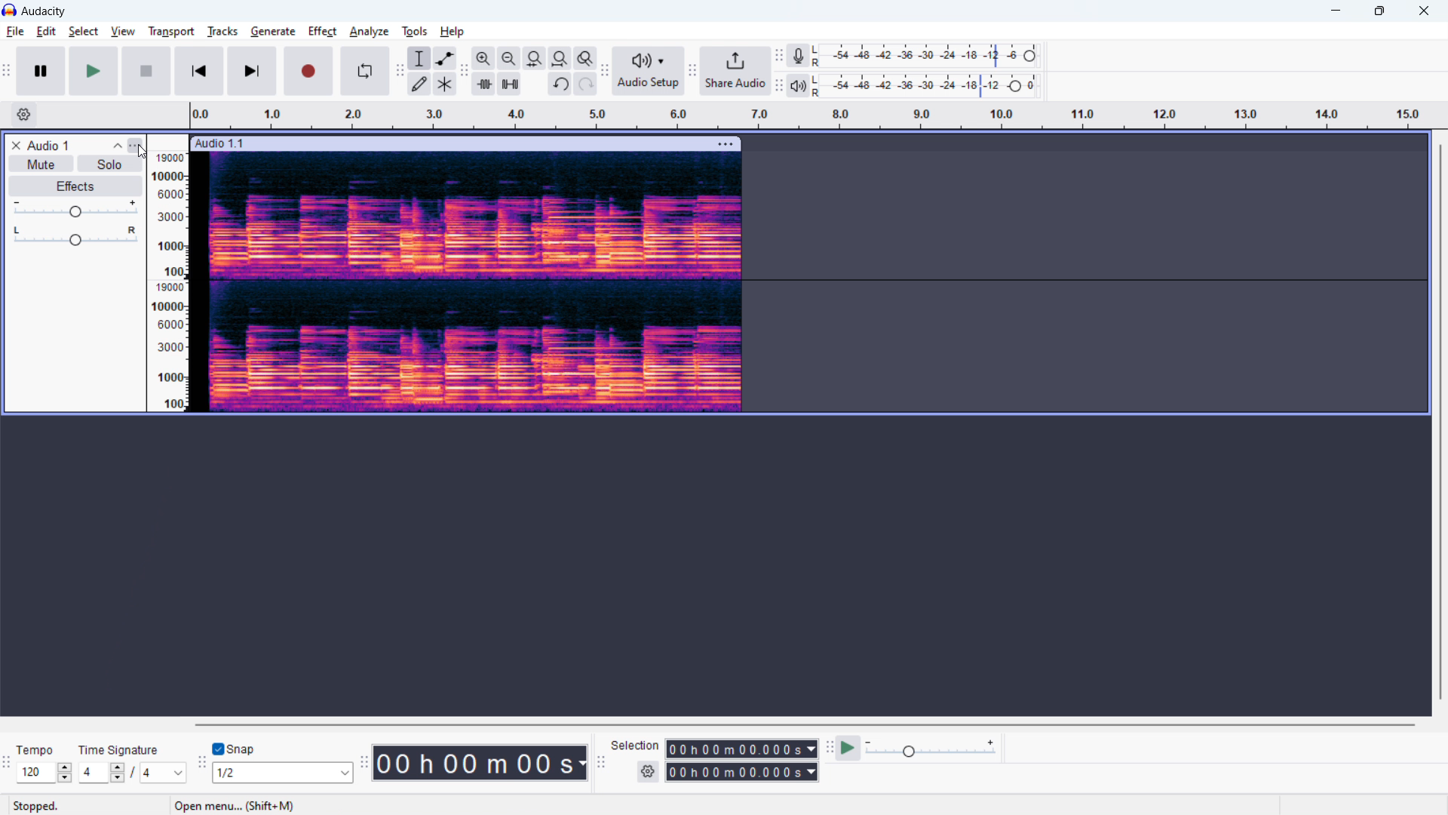 The height and width of the screenshot is (815, 1448). I want to click on skip to end, so click(251, 71).